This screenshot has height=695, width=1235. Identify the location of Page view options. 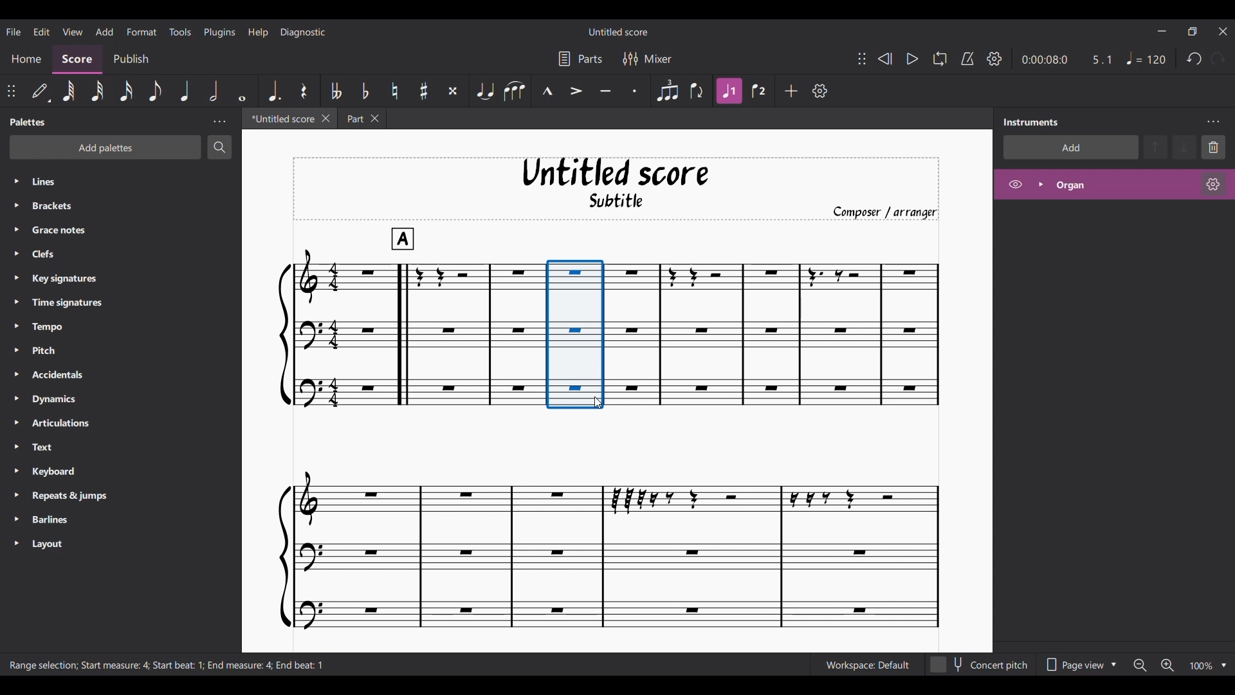
(1079, 665).